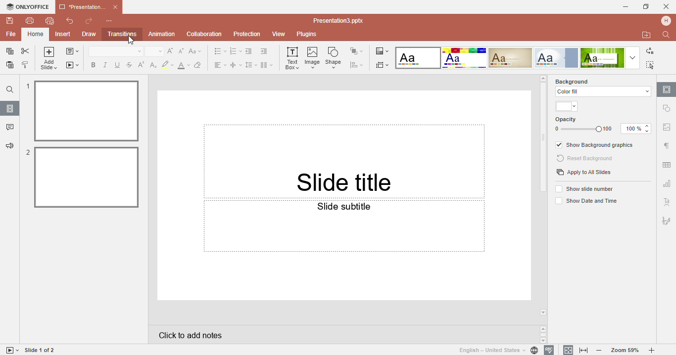 The image size is (676, 355). I want to click on Horizontal align, so click(219, 64).